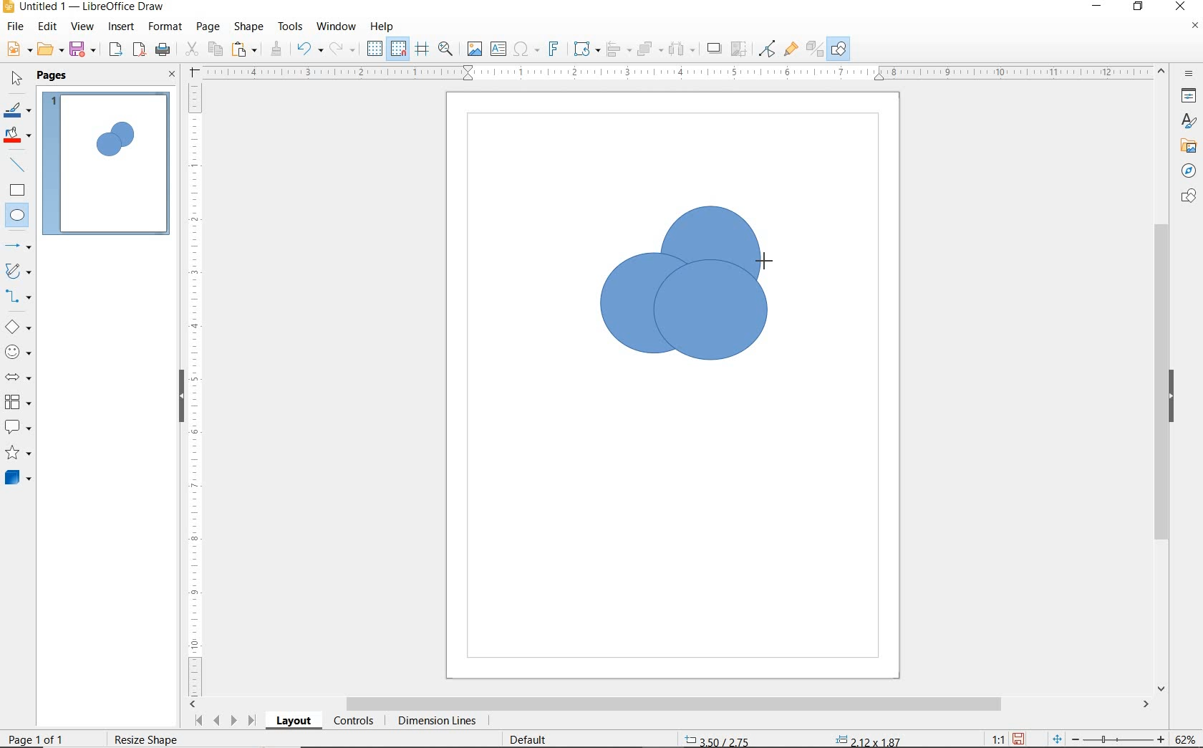 The height and width of the screenshot is (748, 1203). Describe the element at coordinates (223, 720) in the screenshot. I see `SCROLL NEXT` at that location.